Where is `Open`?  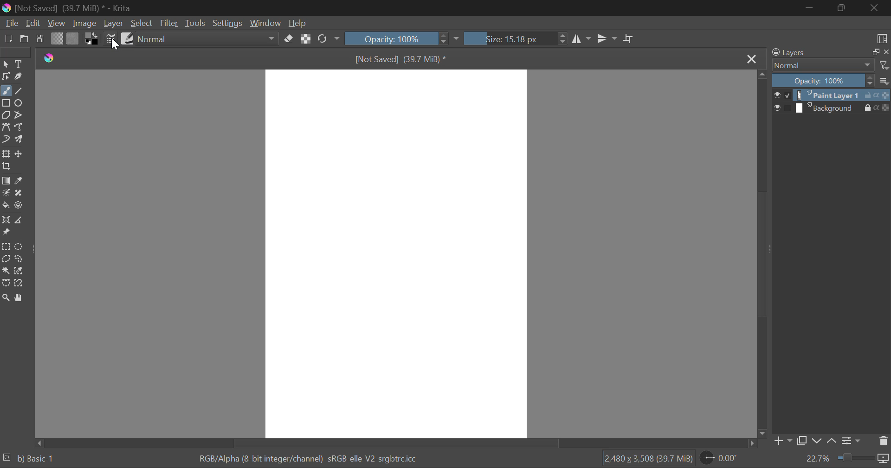
Open is located at coordinates (25, 38).